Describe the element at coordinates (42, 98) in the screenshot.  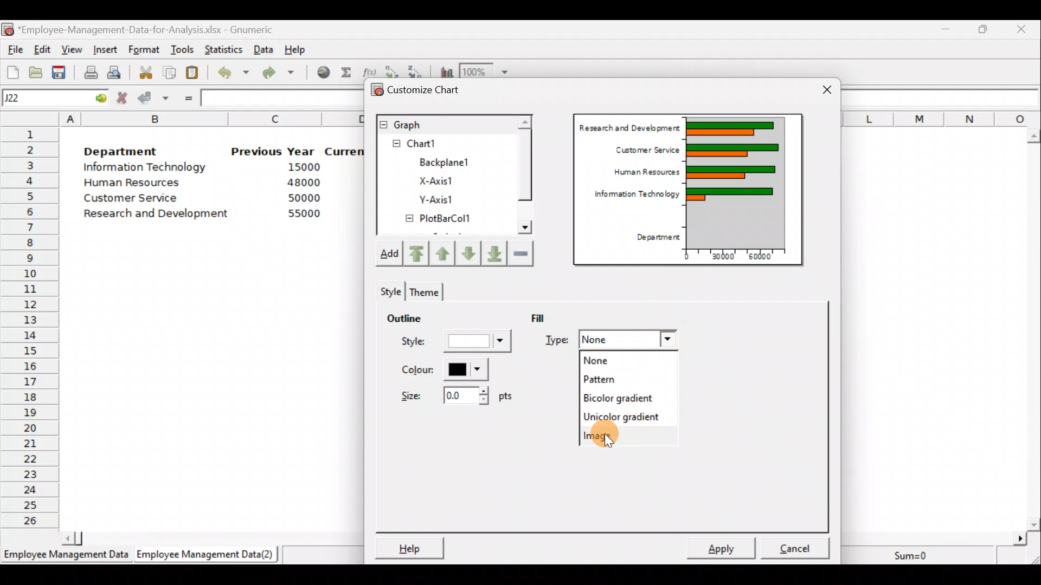
I see `Cell name J22` at that location.